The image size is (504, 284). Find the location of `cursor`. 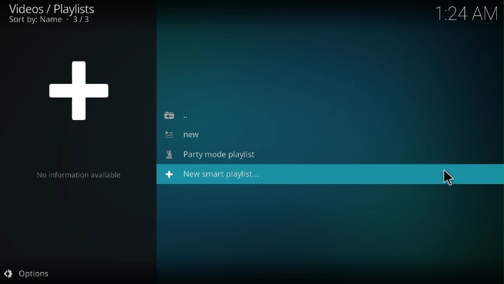

cursor is located at coordinates (449, 177).